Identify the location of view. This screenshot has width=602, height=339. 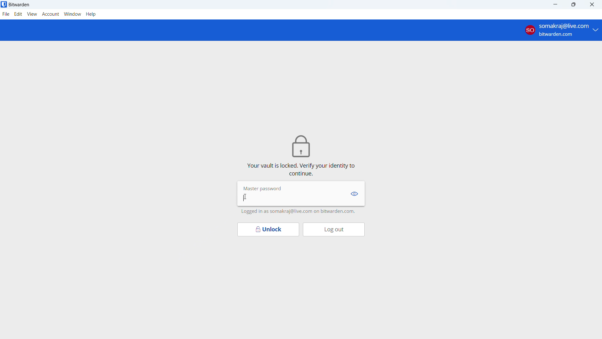
(32, 14).